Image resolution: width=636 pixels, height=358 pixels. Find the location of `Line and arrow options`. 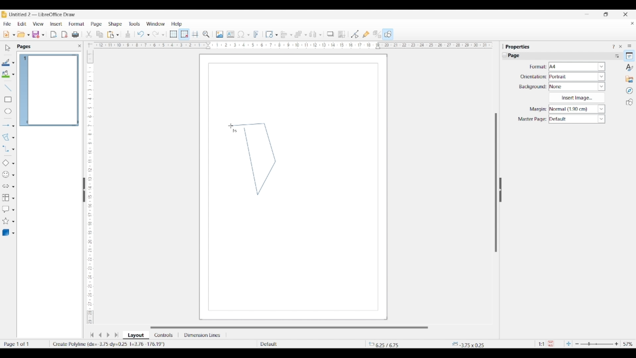

Line and arrow options is located at coordinates (13, 126).